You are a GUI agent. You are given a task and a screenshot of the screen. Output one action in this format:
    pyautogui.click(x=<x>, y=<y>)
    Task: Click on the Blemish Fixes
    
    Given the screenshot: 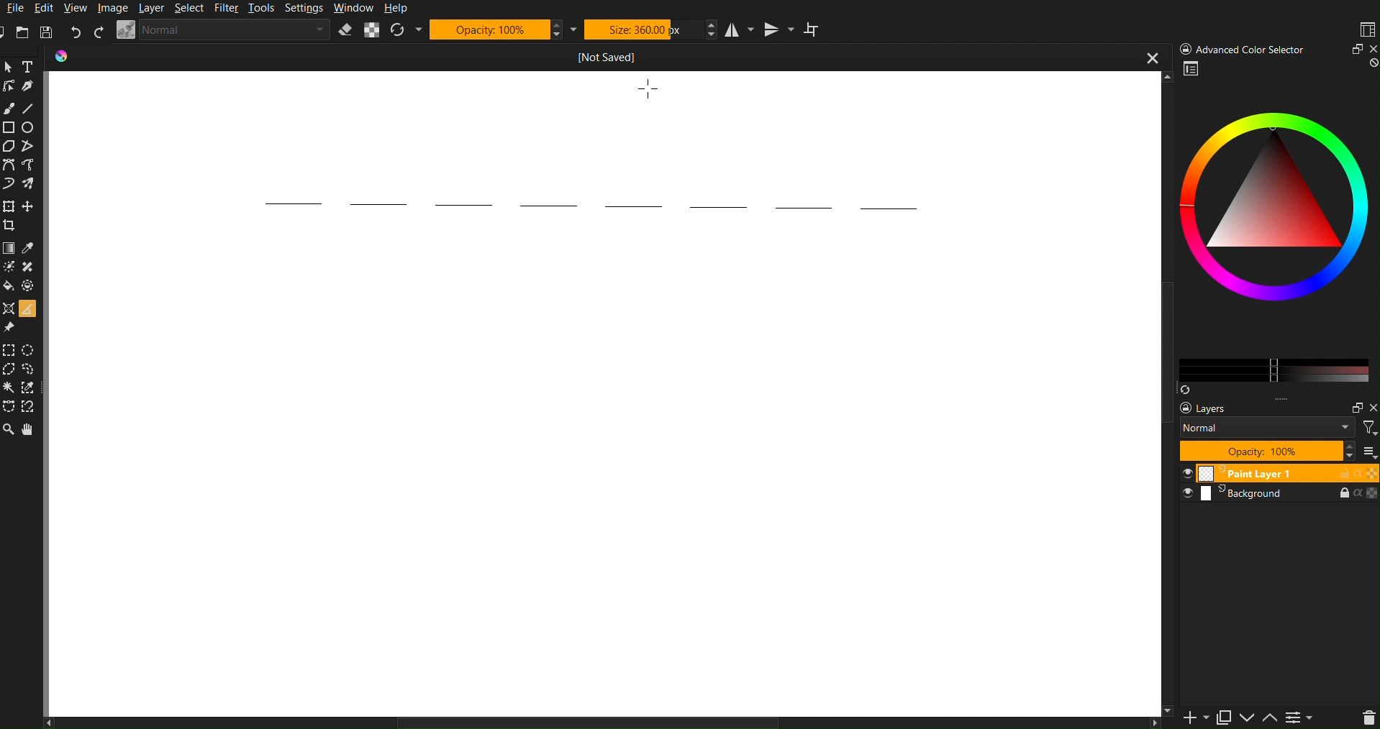 What is the action you would take?
    pyautogui.click(x=30, y=268)
    